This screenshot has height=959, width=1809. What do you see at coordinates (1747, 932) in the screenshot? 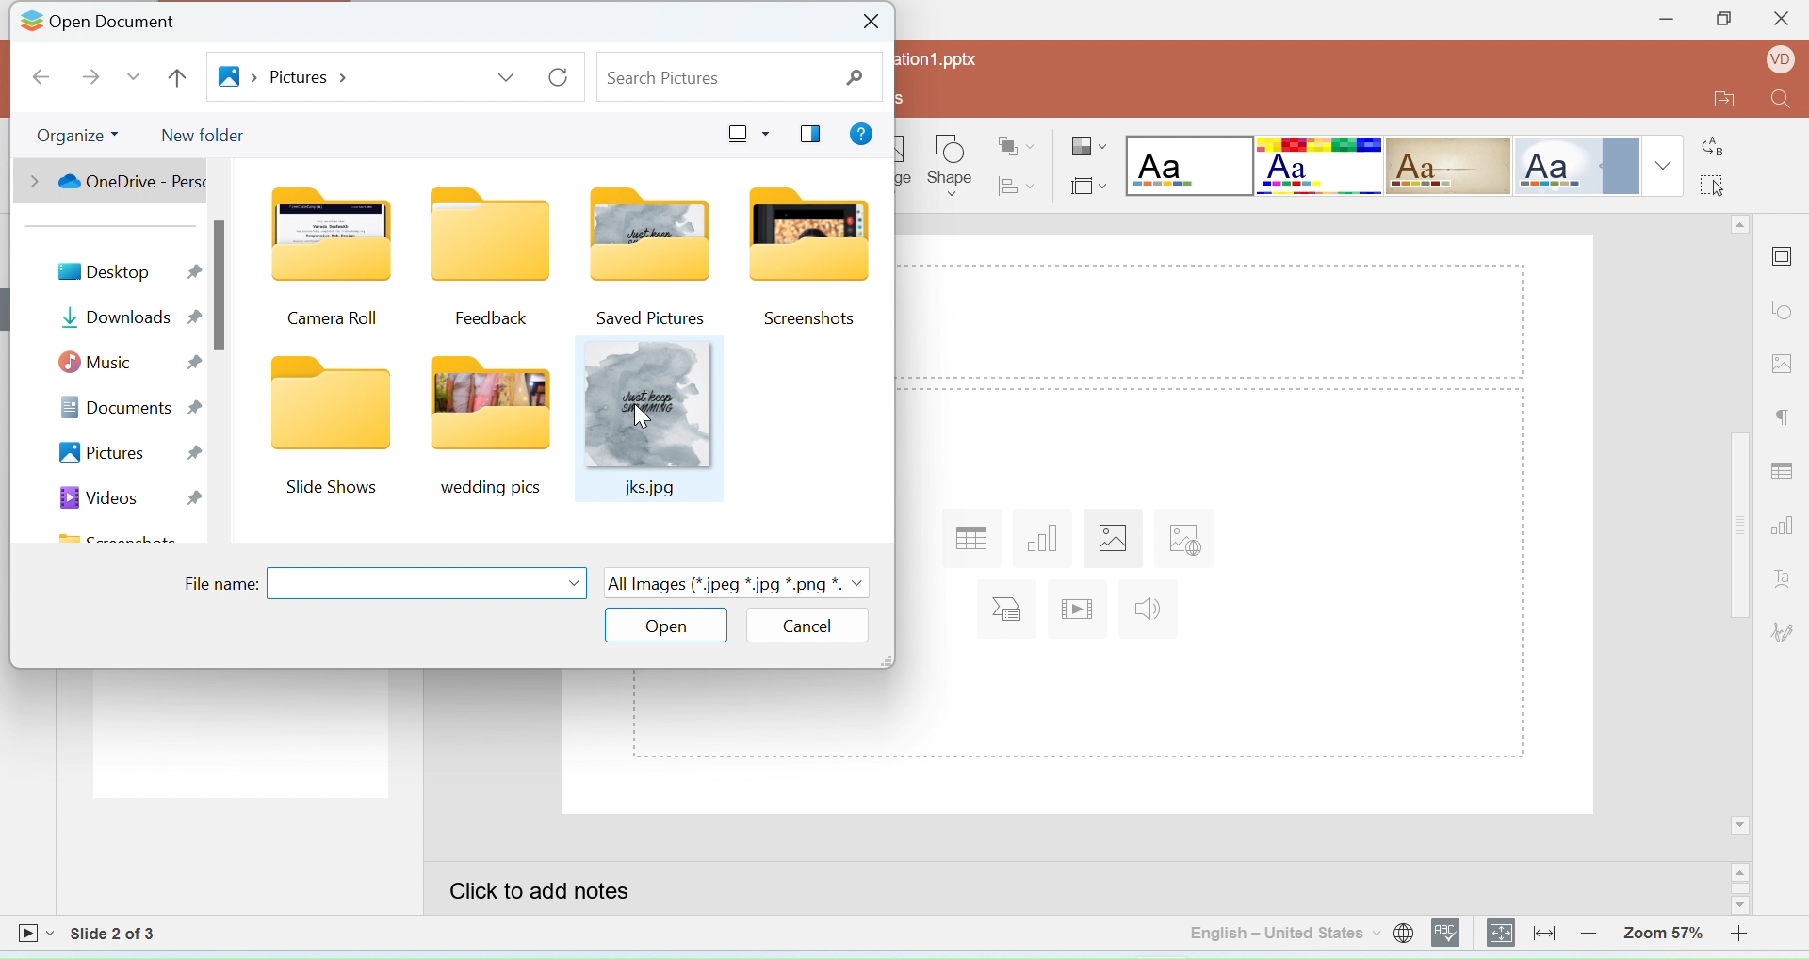
I see `Zoom in` at bounding box center [1747, 932].